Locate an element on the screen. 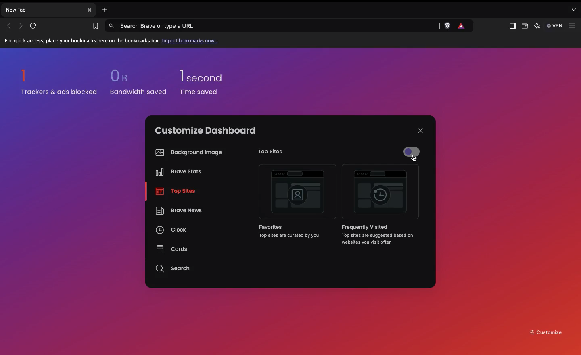 The height and width of the screenshot is (355, 581). Frequently Visited Top sites are suggested based on websites you visit often is located at coordinates (378, 235).